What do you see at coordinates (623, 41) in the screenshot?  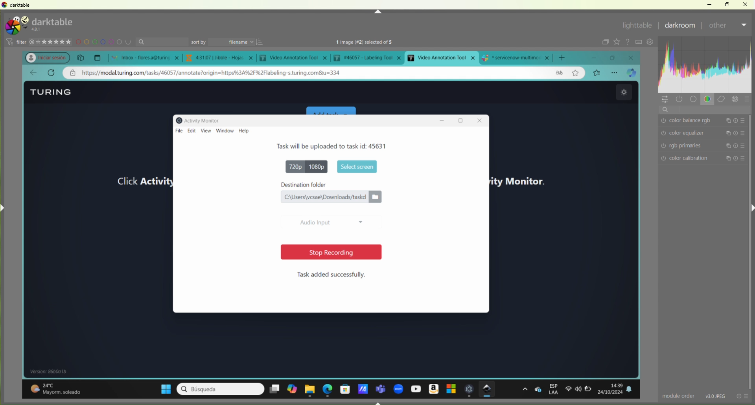 I see `` at bounding box center [623, 41].